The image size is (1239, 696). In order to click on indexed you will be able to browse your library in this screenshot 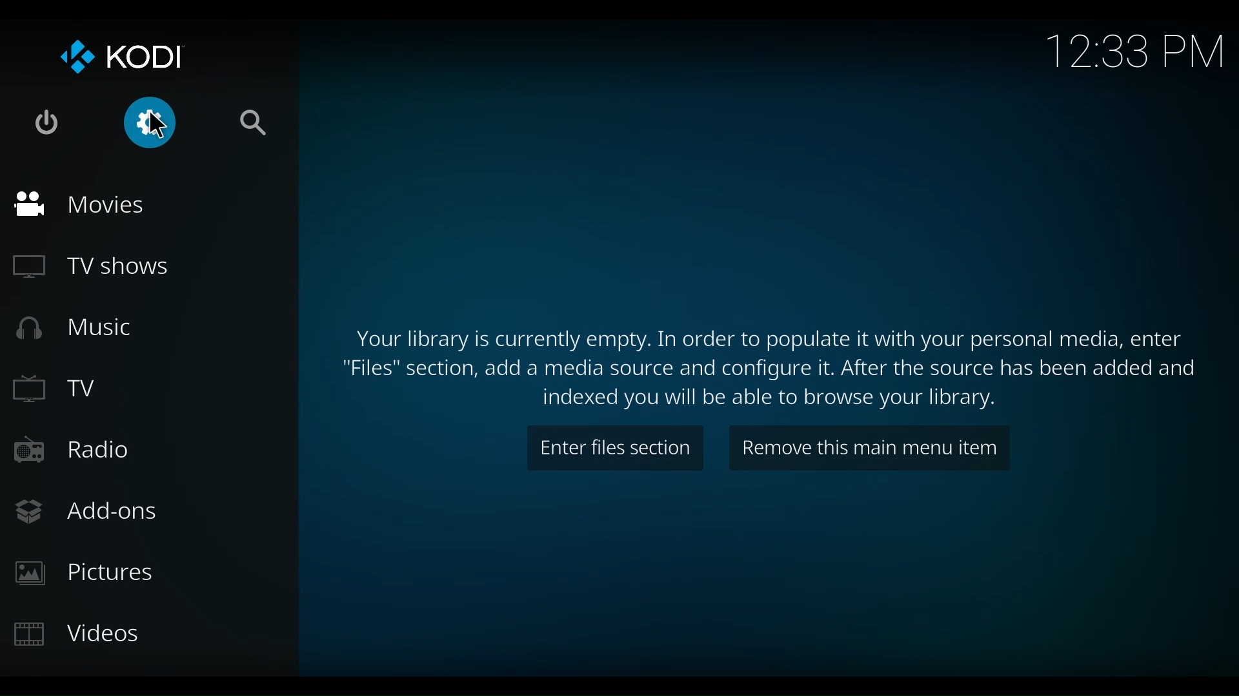, I will do `click(772, 399)`.